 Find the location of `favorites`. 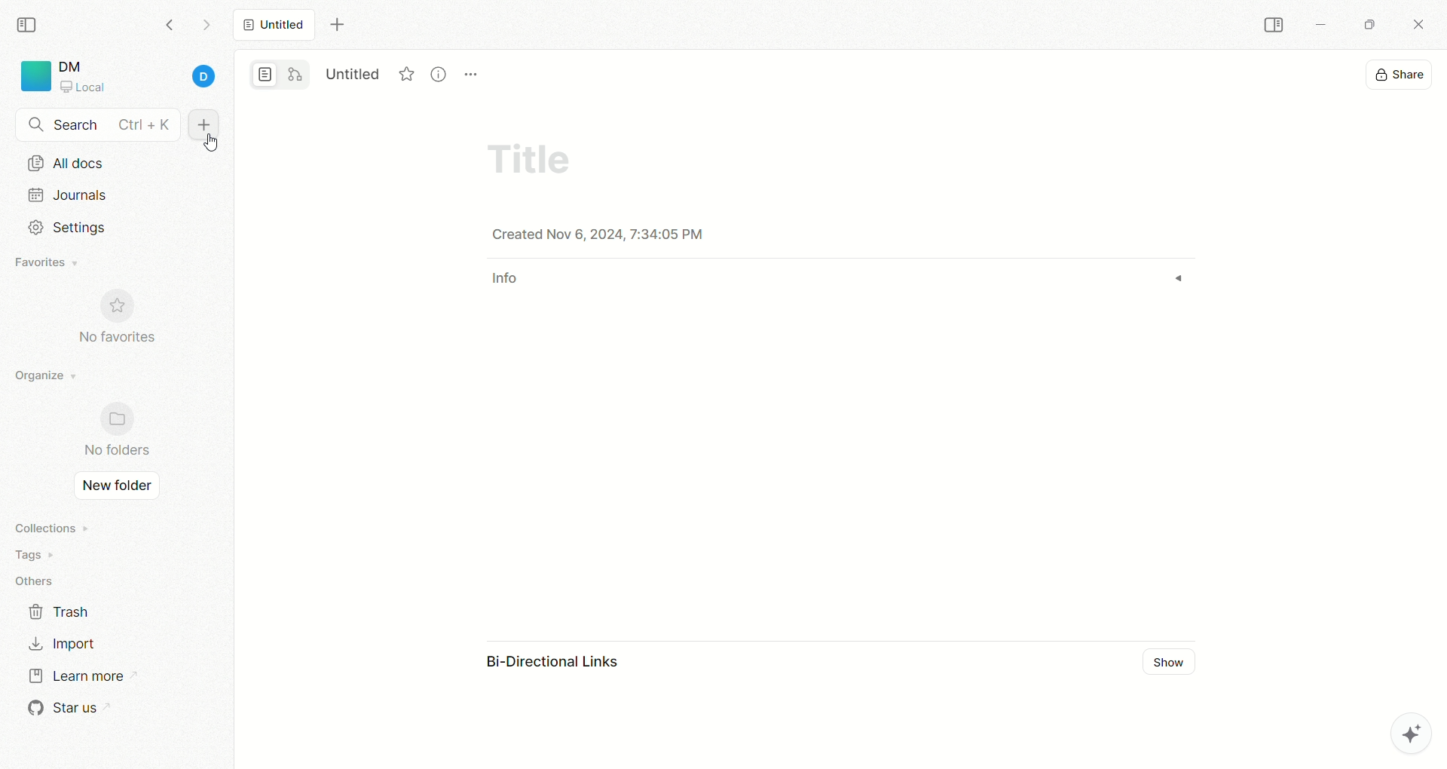

favorites is located at coordinates (49, 264).